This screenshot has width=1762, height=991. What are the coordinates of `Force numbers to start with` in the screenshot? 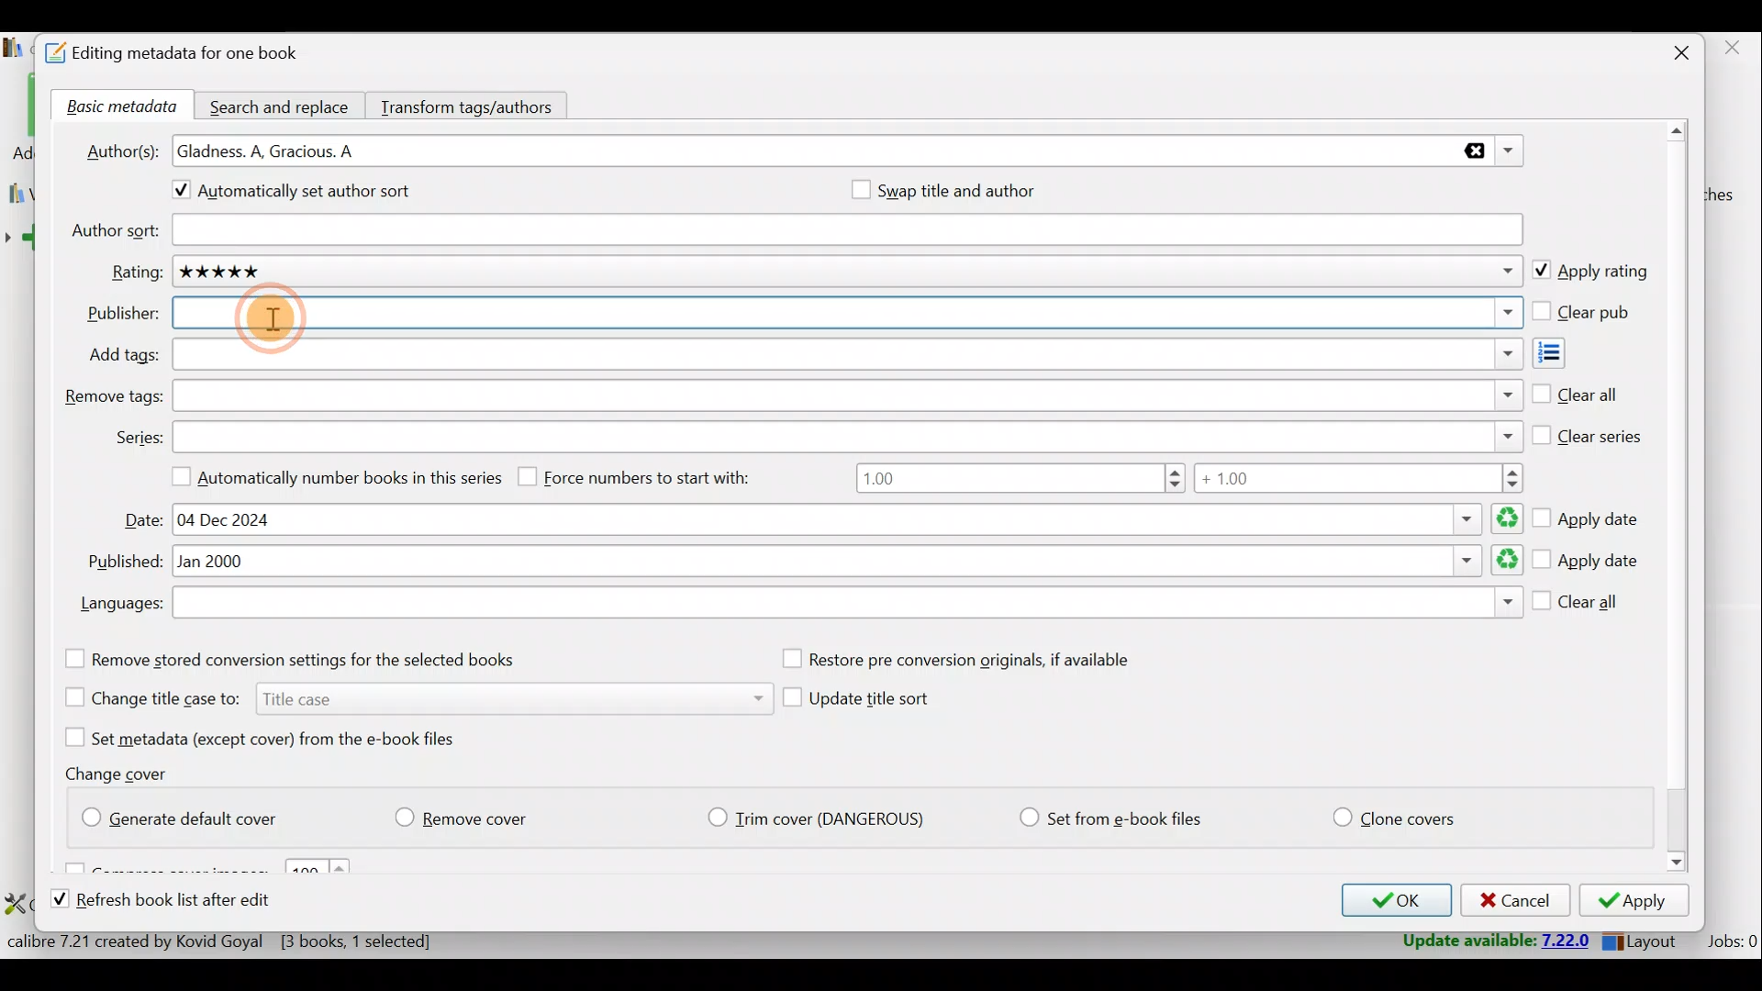 It's located at (648, 476).